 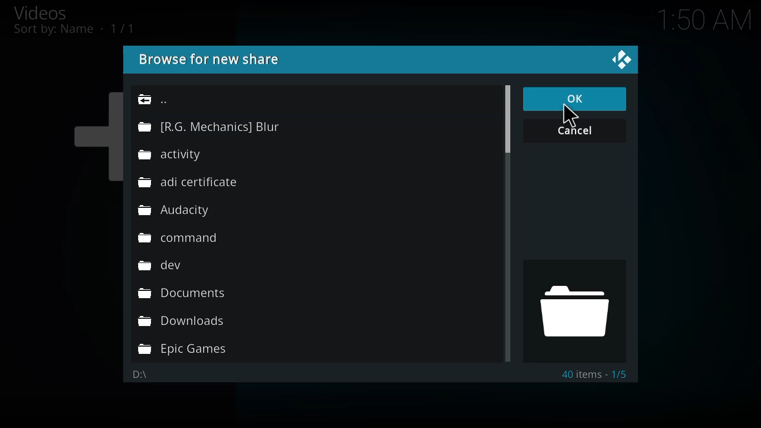 I want to click on folder, so click(x=172, y=210).